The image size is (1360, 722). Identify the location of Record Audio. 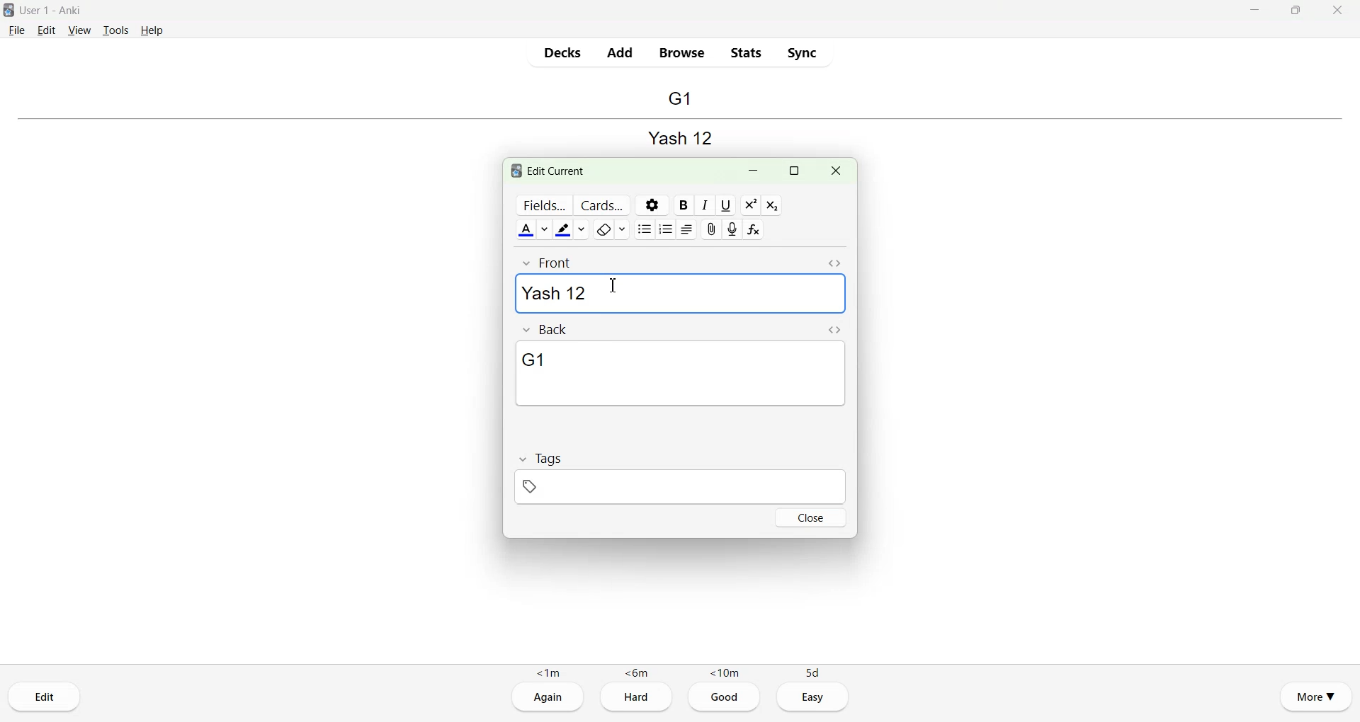
(732, 229).